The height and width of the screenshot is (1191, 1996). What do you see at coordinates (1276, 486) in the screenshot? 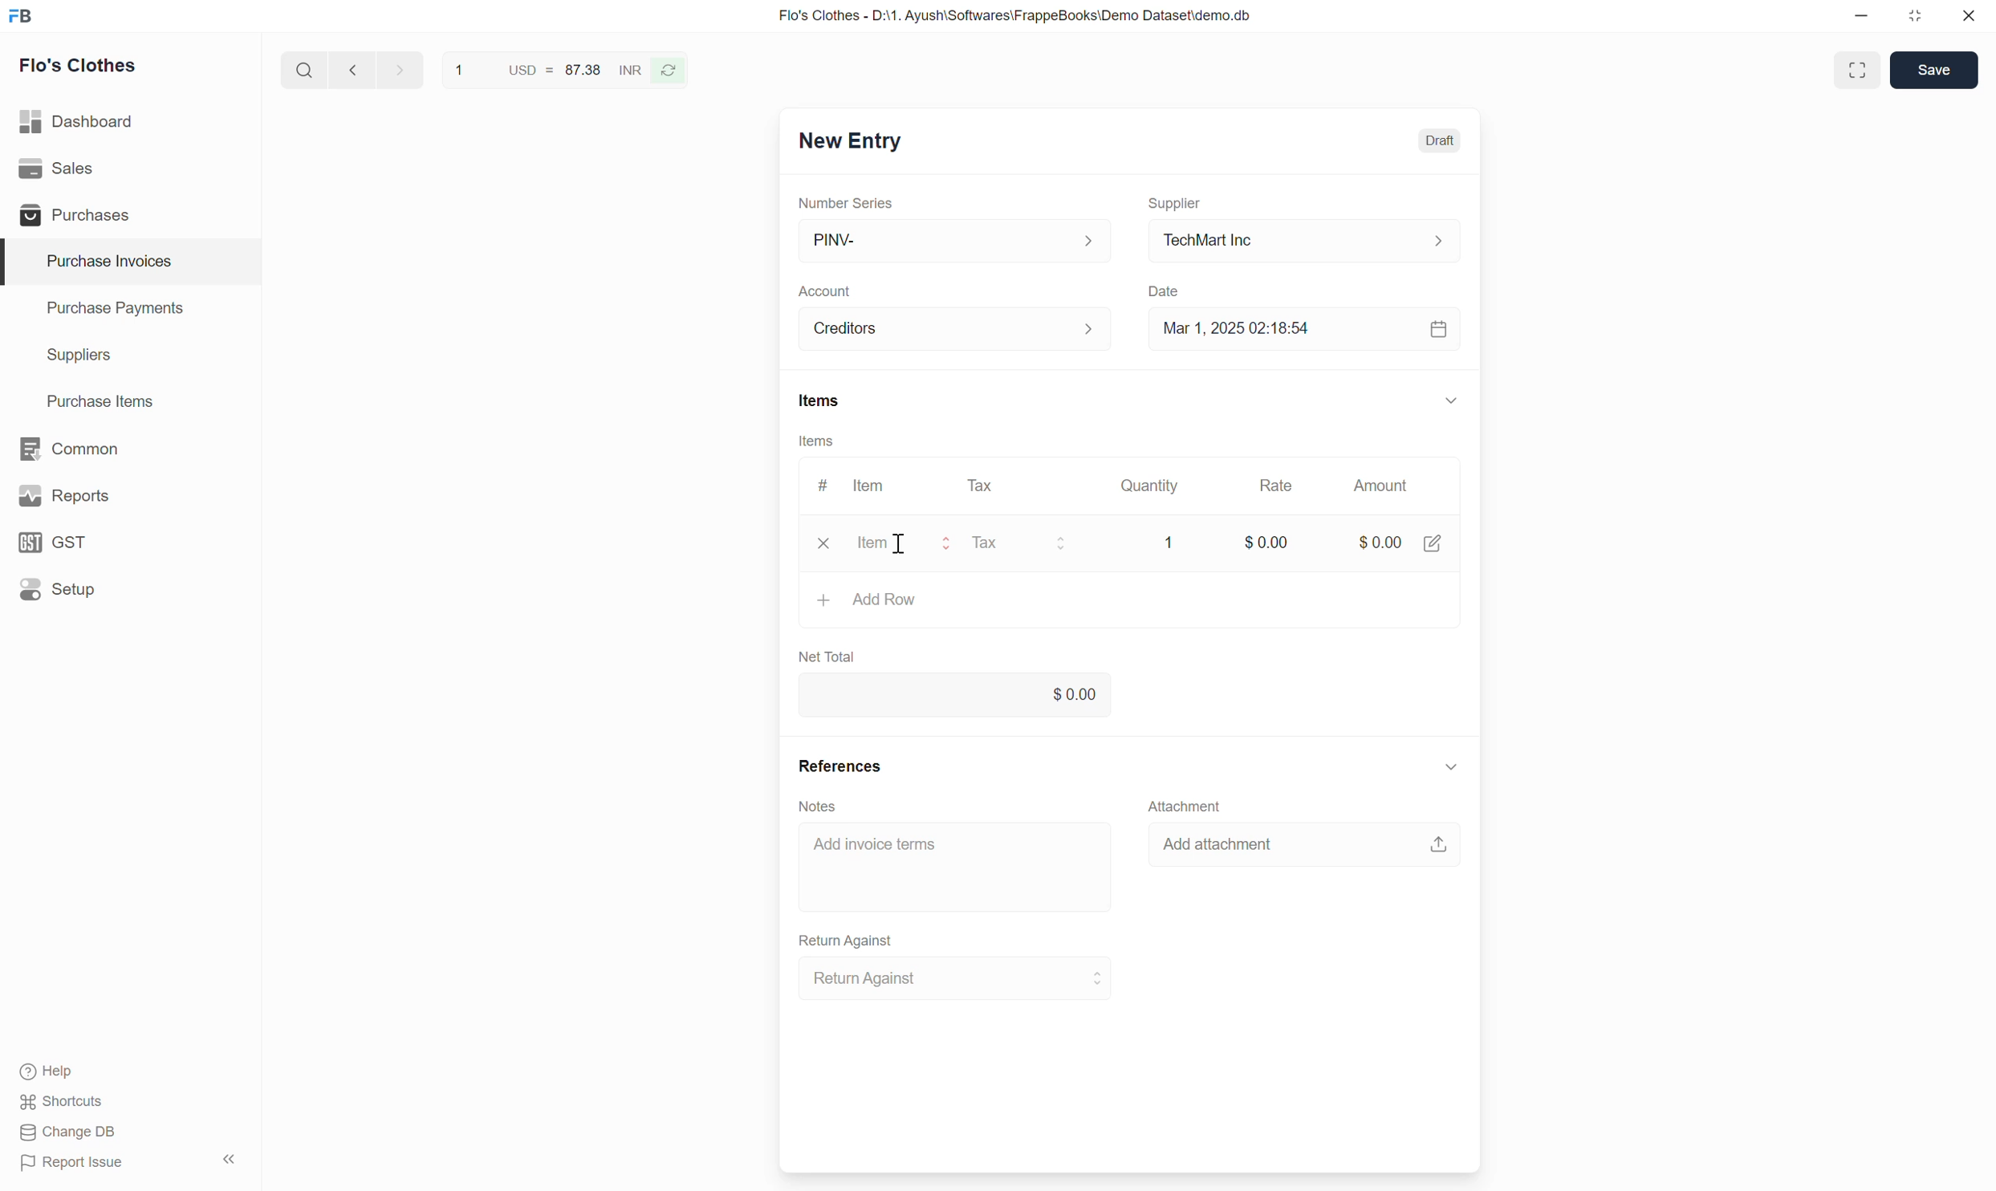
I see `Rate` at bounding box center [1276, 486].